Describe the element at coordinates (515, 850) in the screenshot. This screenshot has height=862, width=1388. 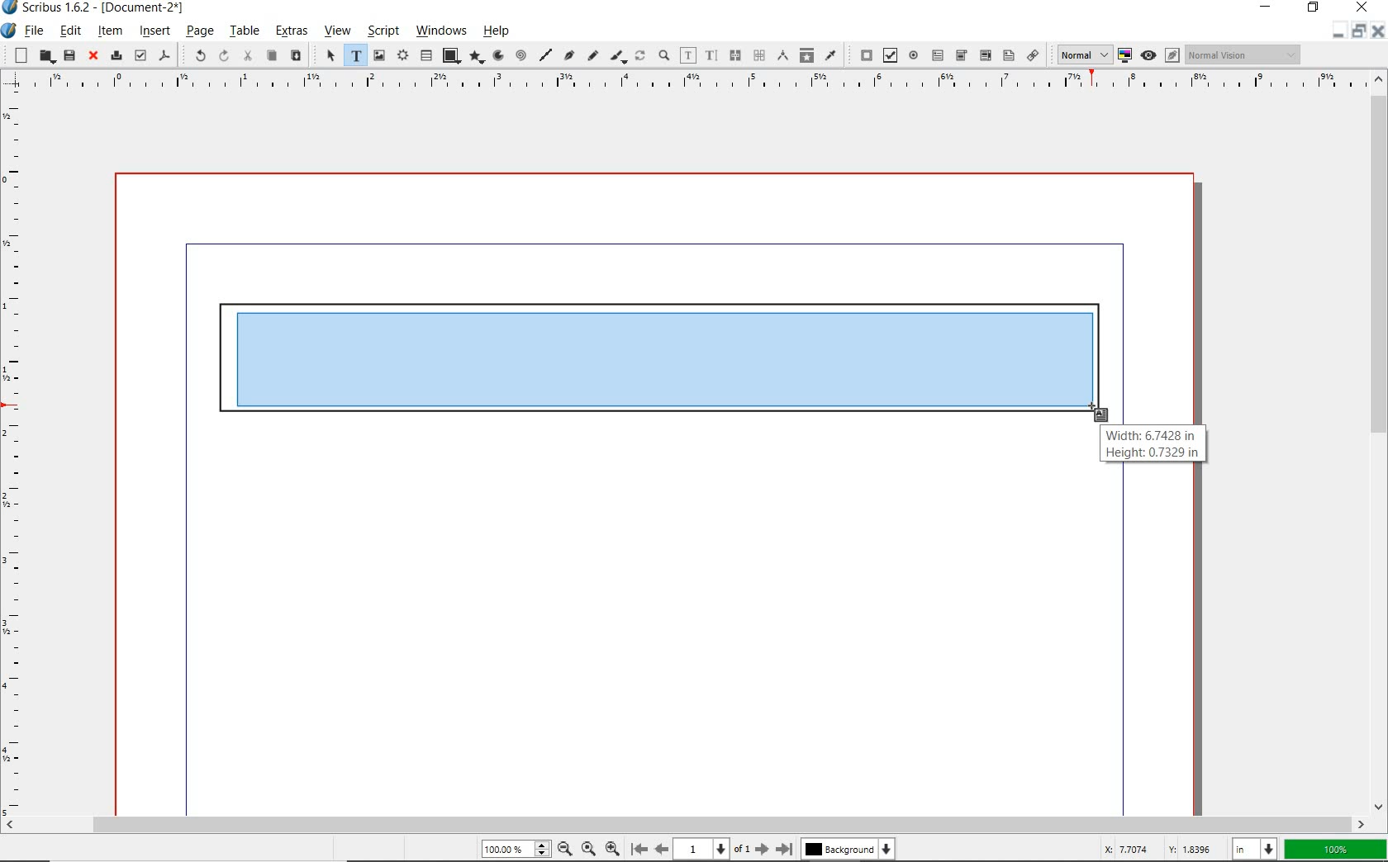
I see `zoom level` at that location.